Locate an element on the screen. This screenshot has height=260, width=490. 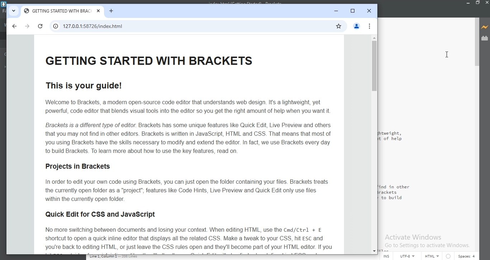
This is your guide!

Welcome to Brackets, a modern open-source code editor that understands web design. It's a lightweight, yet
powerful, code editor that blends visual tools into the editor so you get the right amount of help when you want it
Brackets is a different type of editor. Brackets has some unique features lie Quick Edit, Live Preview and others
that you may not find in other editors. Brackets is written in JavaScript, HTML and CSS. That means that most of
you using Brackets have the skills necessary to modify and extend the editor. In fact, we use Brackets every day
to build Brackets. To learn more about how to use the key features, read on

Projects in Brackets

In order to edit your own code using Brackets, you can just open the folder containing your files. Brackets treats
the currently open folder as a “project”; features like Code Hints, Live Preview and Quick Edit only use files
within the currently open folder.

Quick Edit for CSS and JavaScript

No more switching between documents and losing your context. When editing HTML, use the Cmd/Ctrl + E
shortcut to open a quick inline editor that displays all the related CSS. Make a tweak to your CSS, hit Es and
you're back to editing HTML, or just leave the CSS rules open and they'll become part of your HTML editor. If you is located at coordinates (188, 151).